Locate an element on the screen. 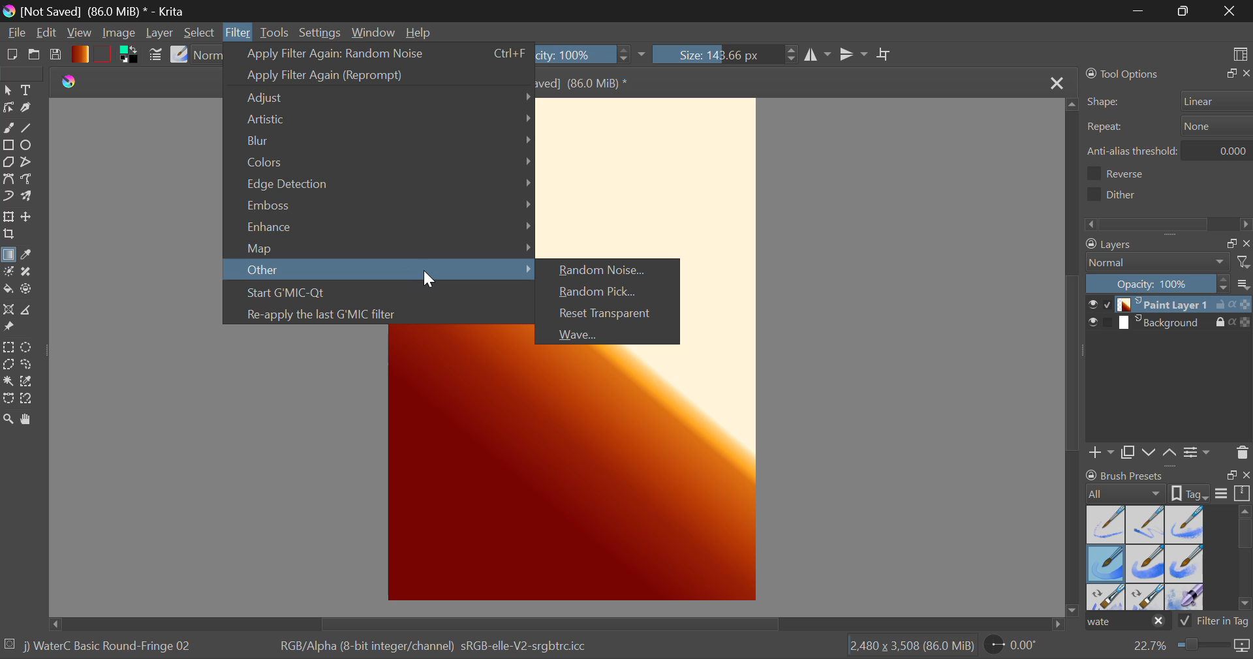 This screenshot has height=659, width=1253. Restore Down is located at coordinates (1140, 11).